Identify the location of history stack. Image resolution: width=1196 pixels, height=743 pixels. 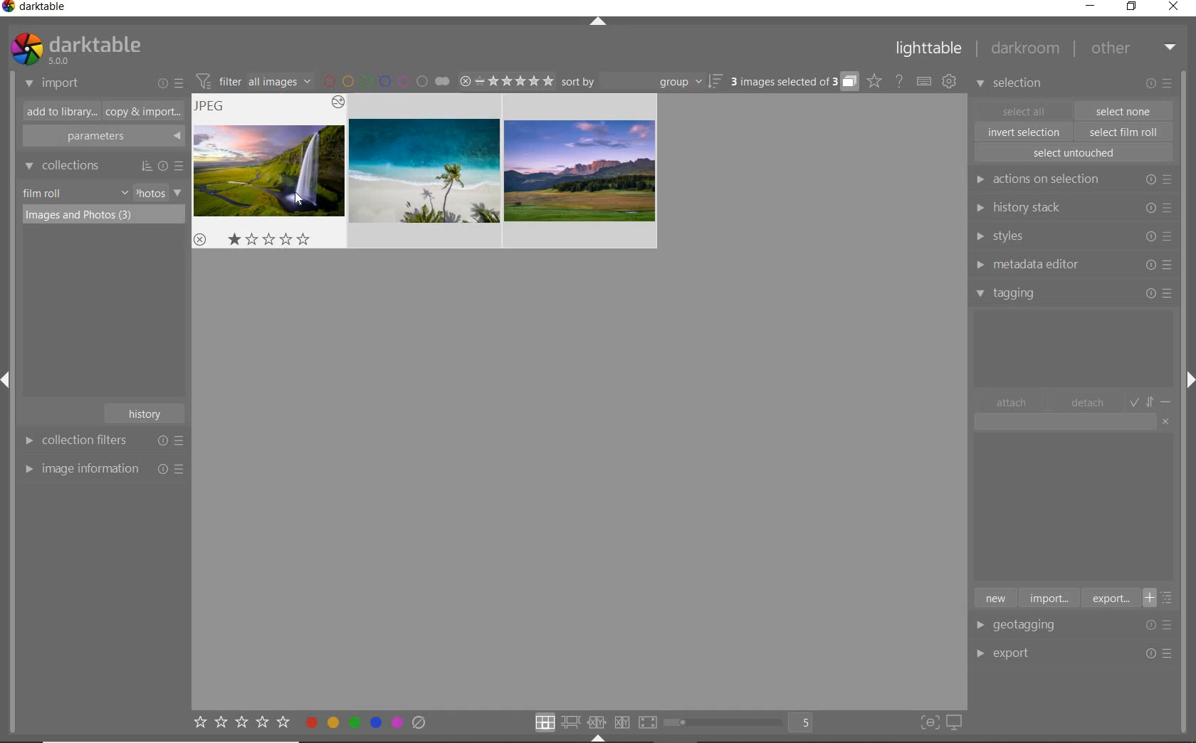
(1071, 207).